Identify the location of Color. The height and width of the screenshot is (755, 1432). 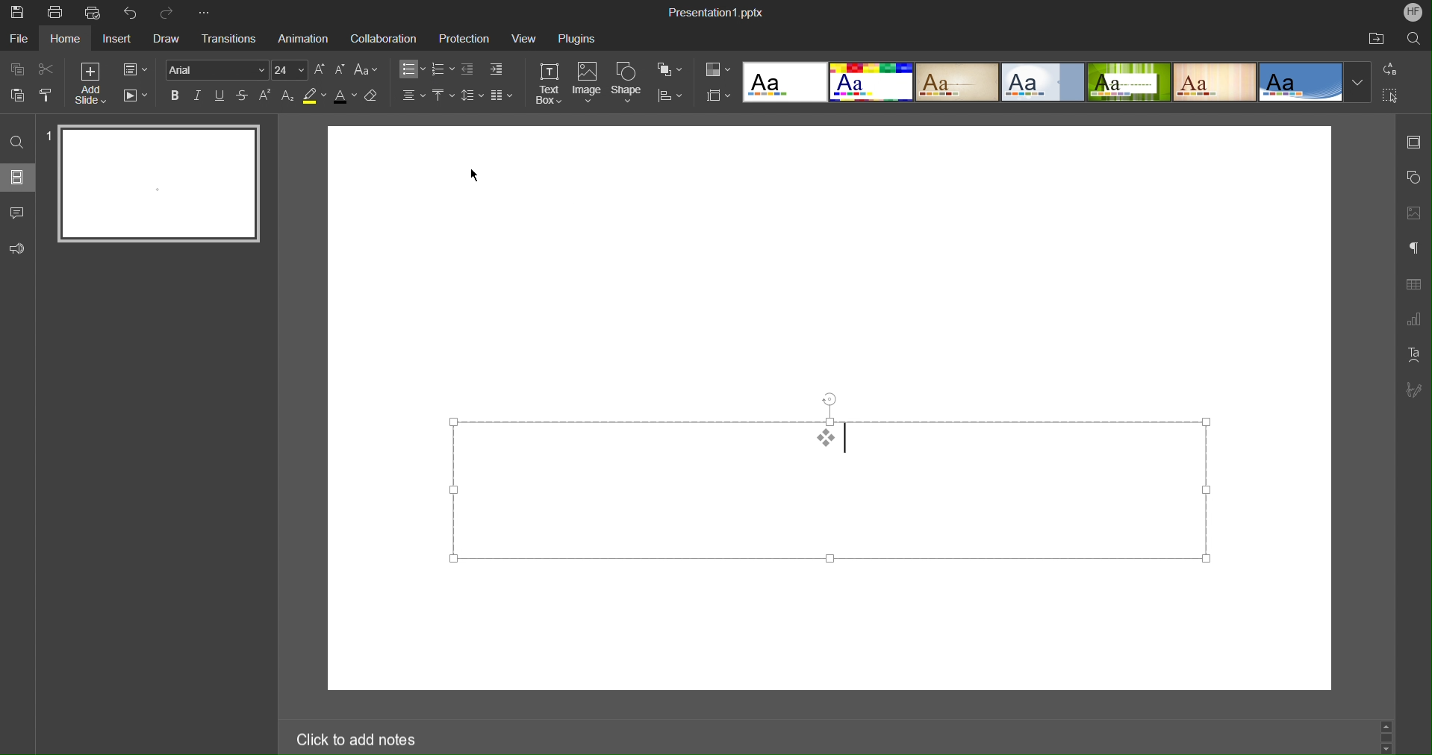
(717, 69).